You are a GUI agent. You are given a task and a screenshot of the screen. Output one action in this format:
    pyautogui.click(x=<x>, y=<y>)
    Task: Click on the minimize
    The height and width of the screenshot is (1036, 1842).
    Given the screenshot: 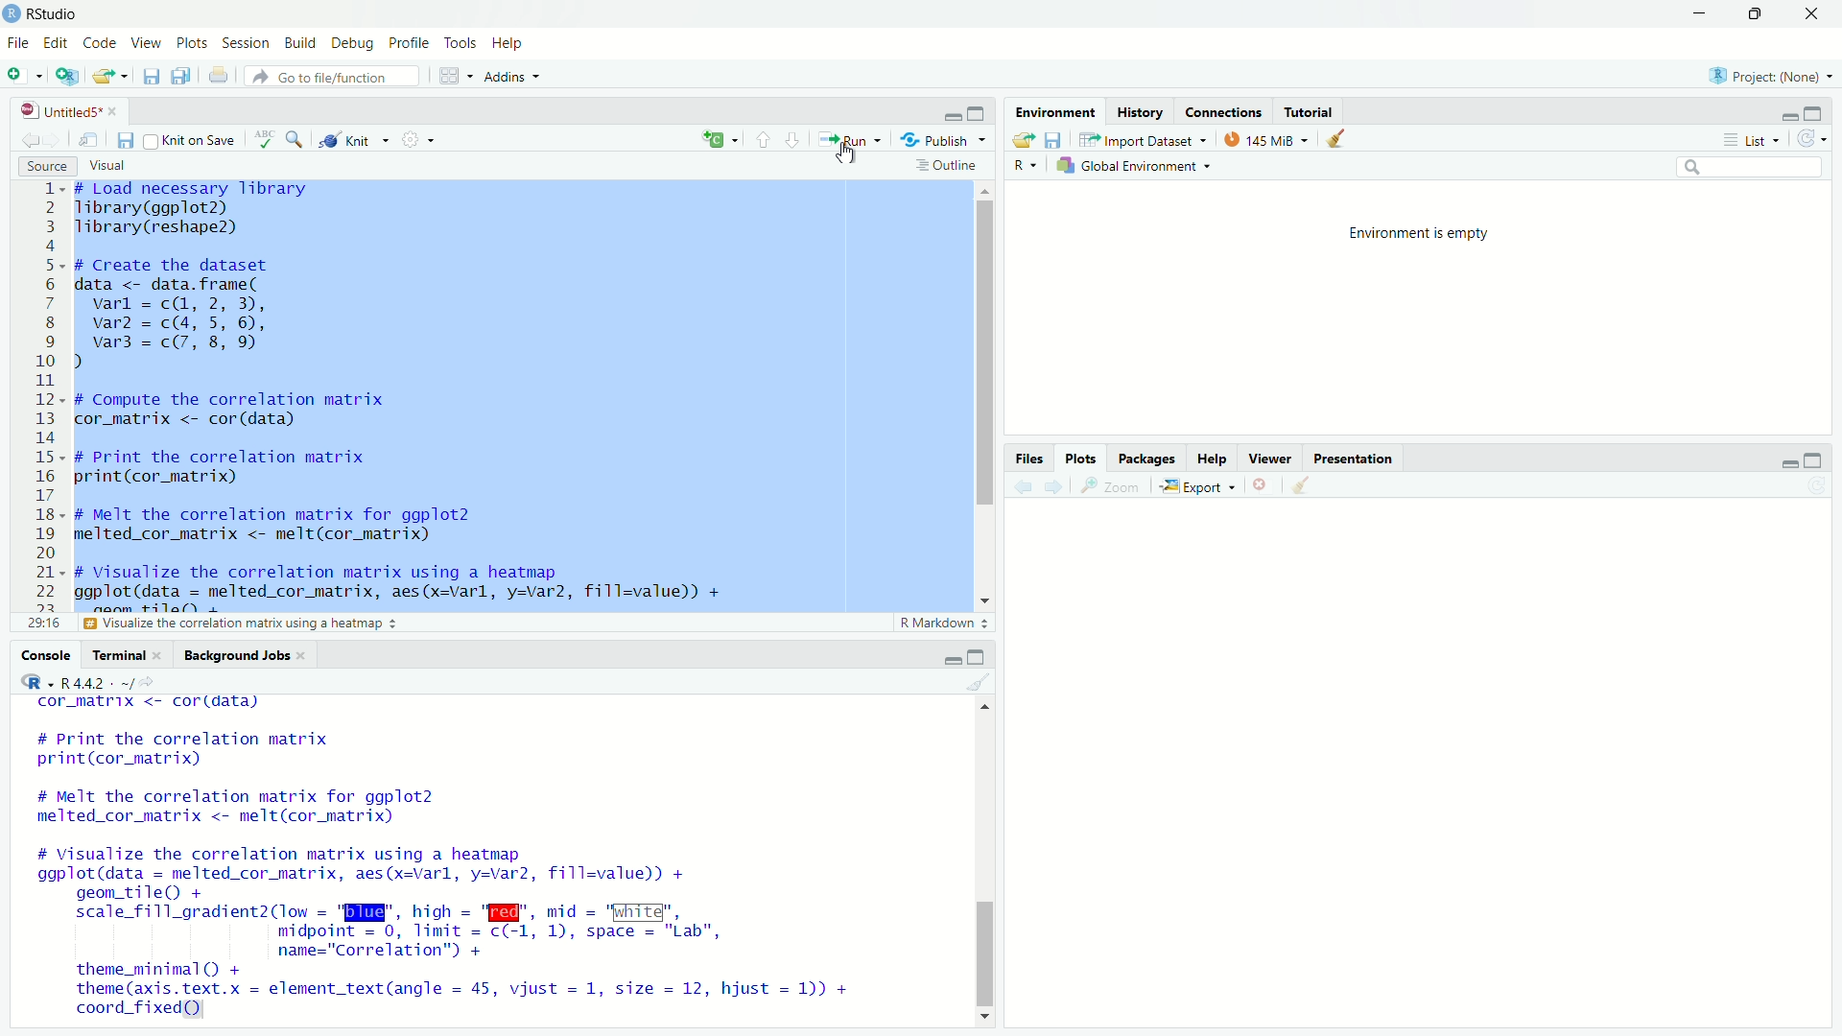 What is the action you would take?
    pyautogui.click(x=953, y=657)
    